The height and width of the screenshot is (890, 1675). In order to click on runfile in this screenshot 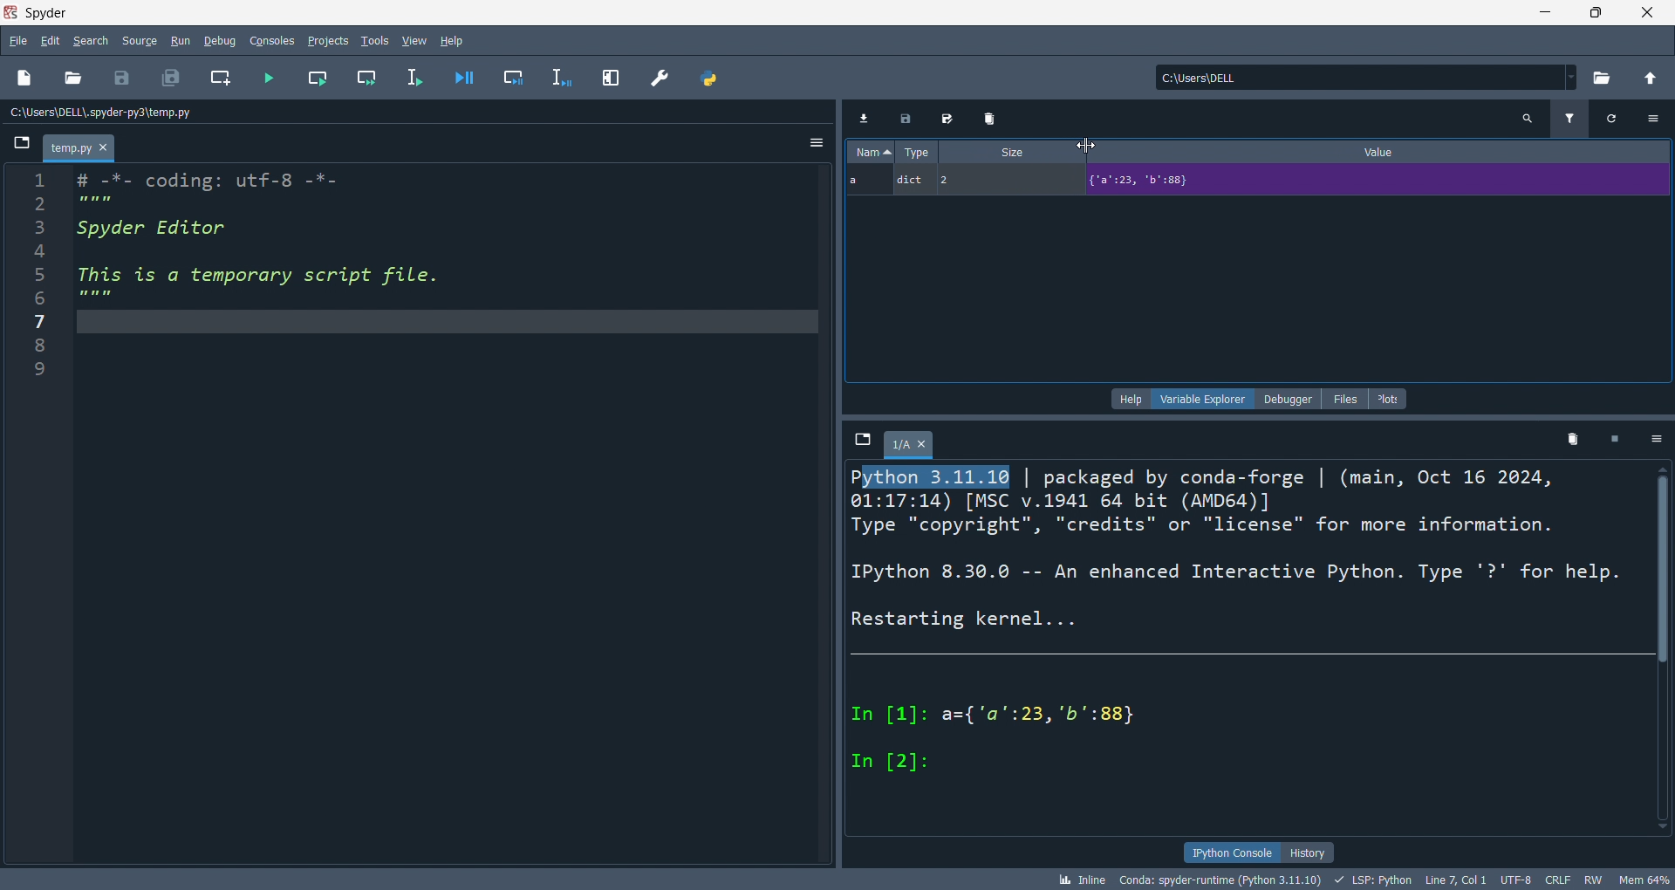, I will do `click(262, 78)`.